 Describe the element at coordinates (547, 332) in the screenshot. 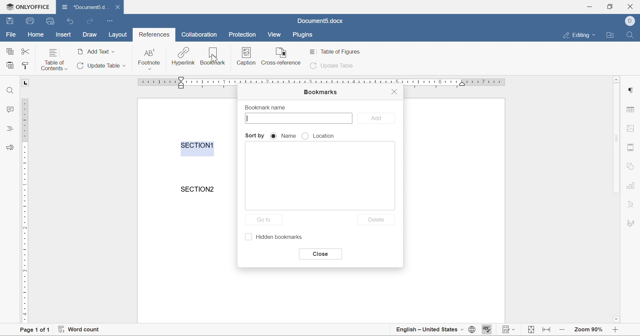

I see `fit to width` at that location.